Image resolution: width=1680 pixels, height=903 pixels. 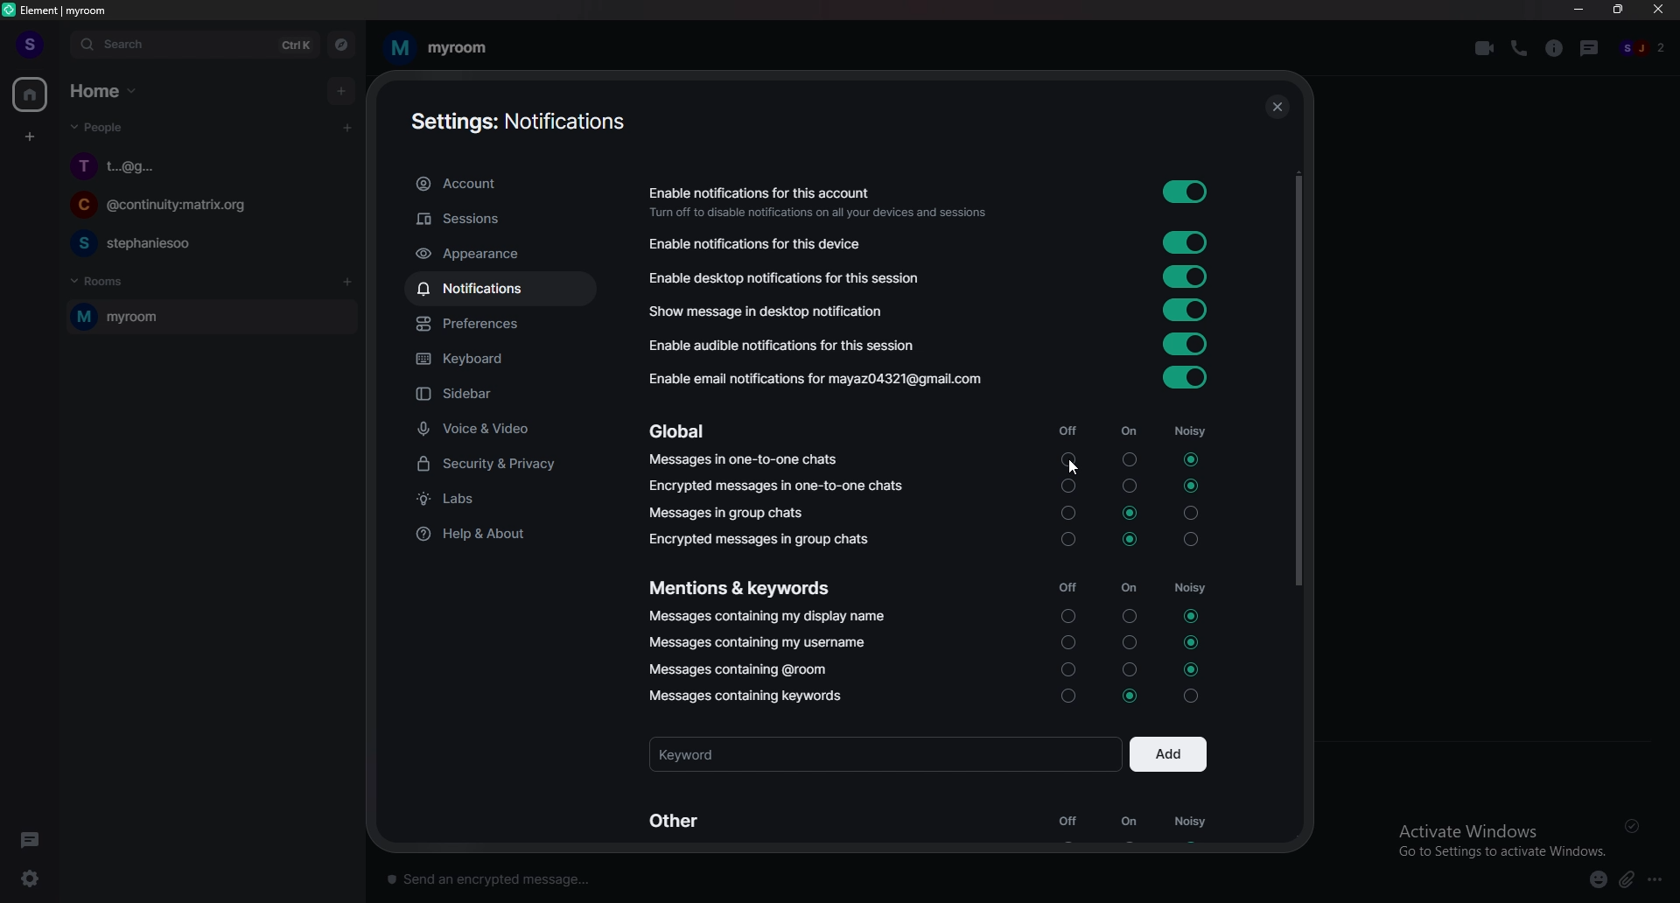 What do you see at coordinates (1483, 48) in the screenshot?
I see `video call` at bounding box center [1483, 48].